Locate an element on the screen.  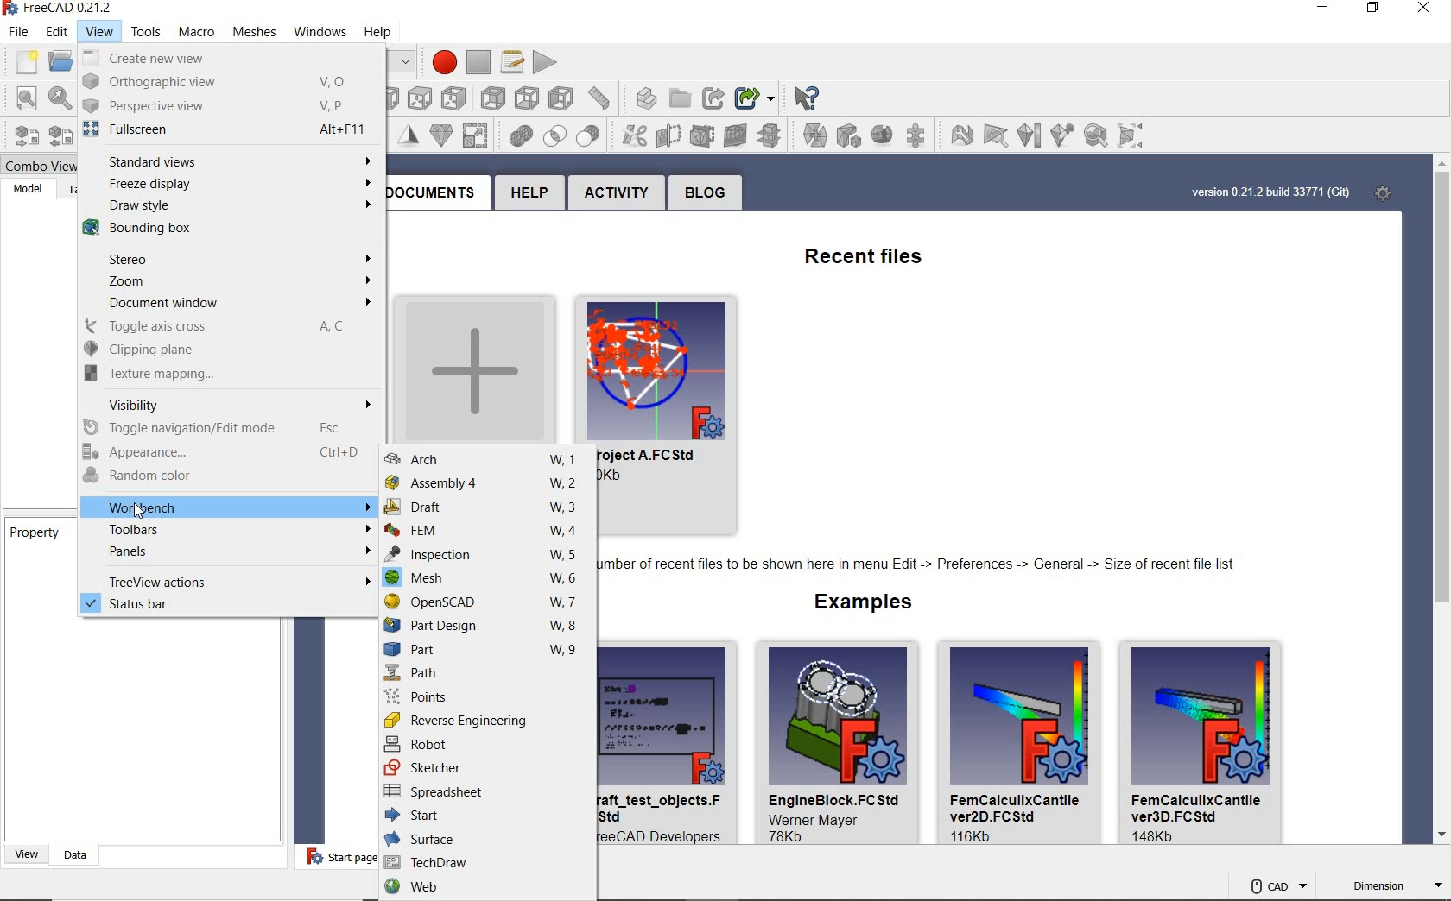
mesh is located at coordinates (486, 581).